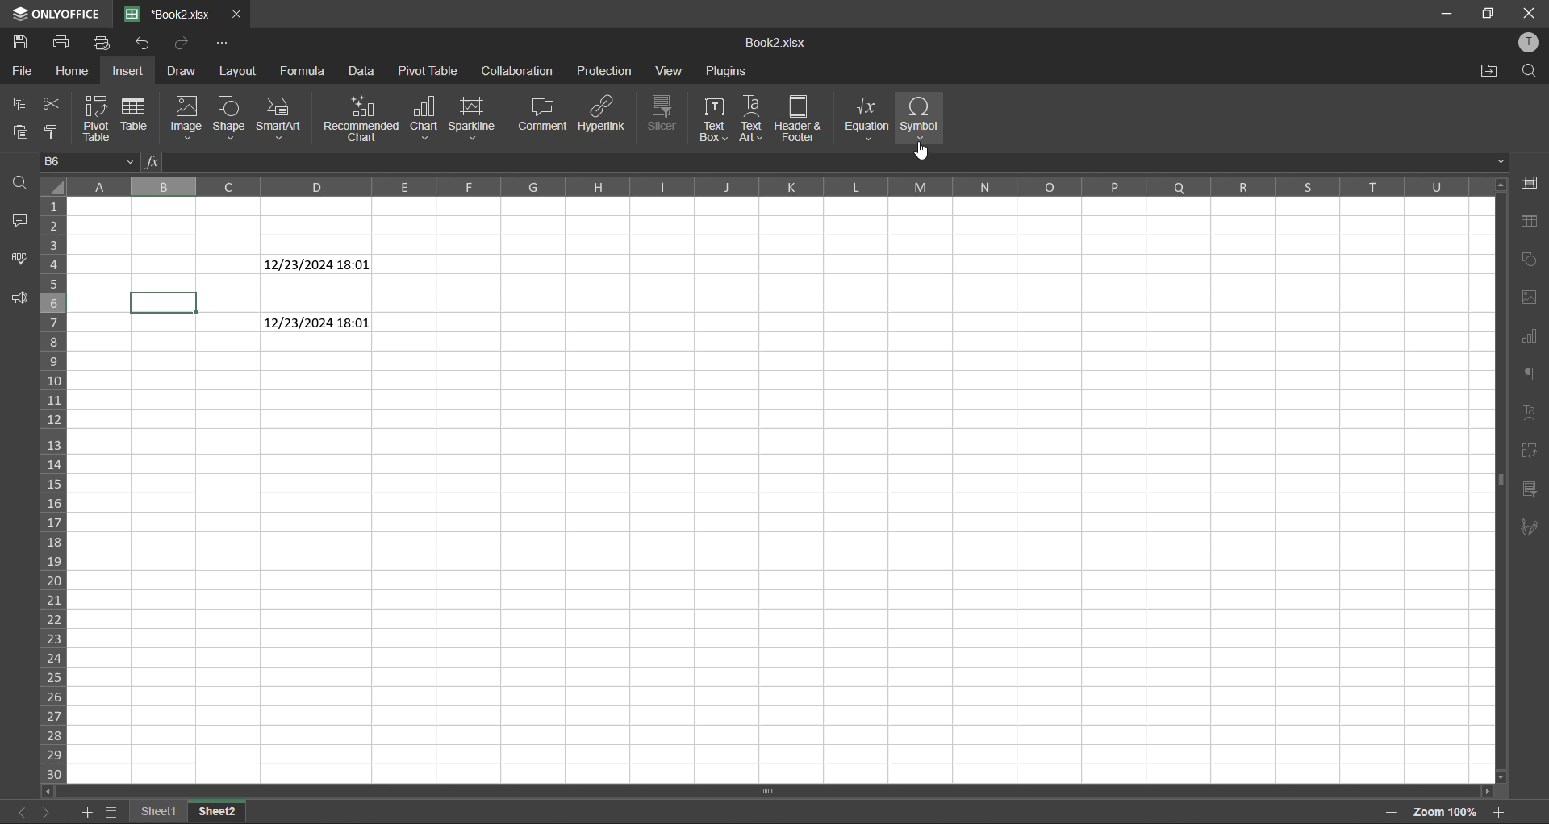 This screenshot has width=1549, height=824. Describe the element at coordinates (719, 120) in the screenshot. I see `text box` at that location.